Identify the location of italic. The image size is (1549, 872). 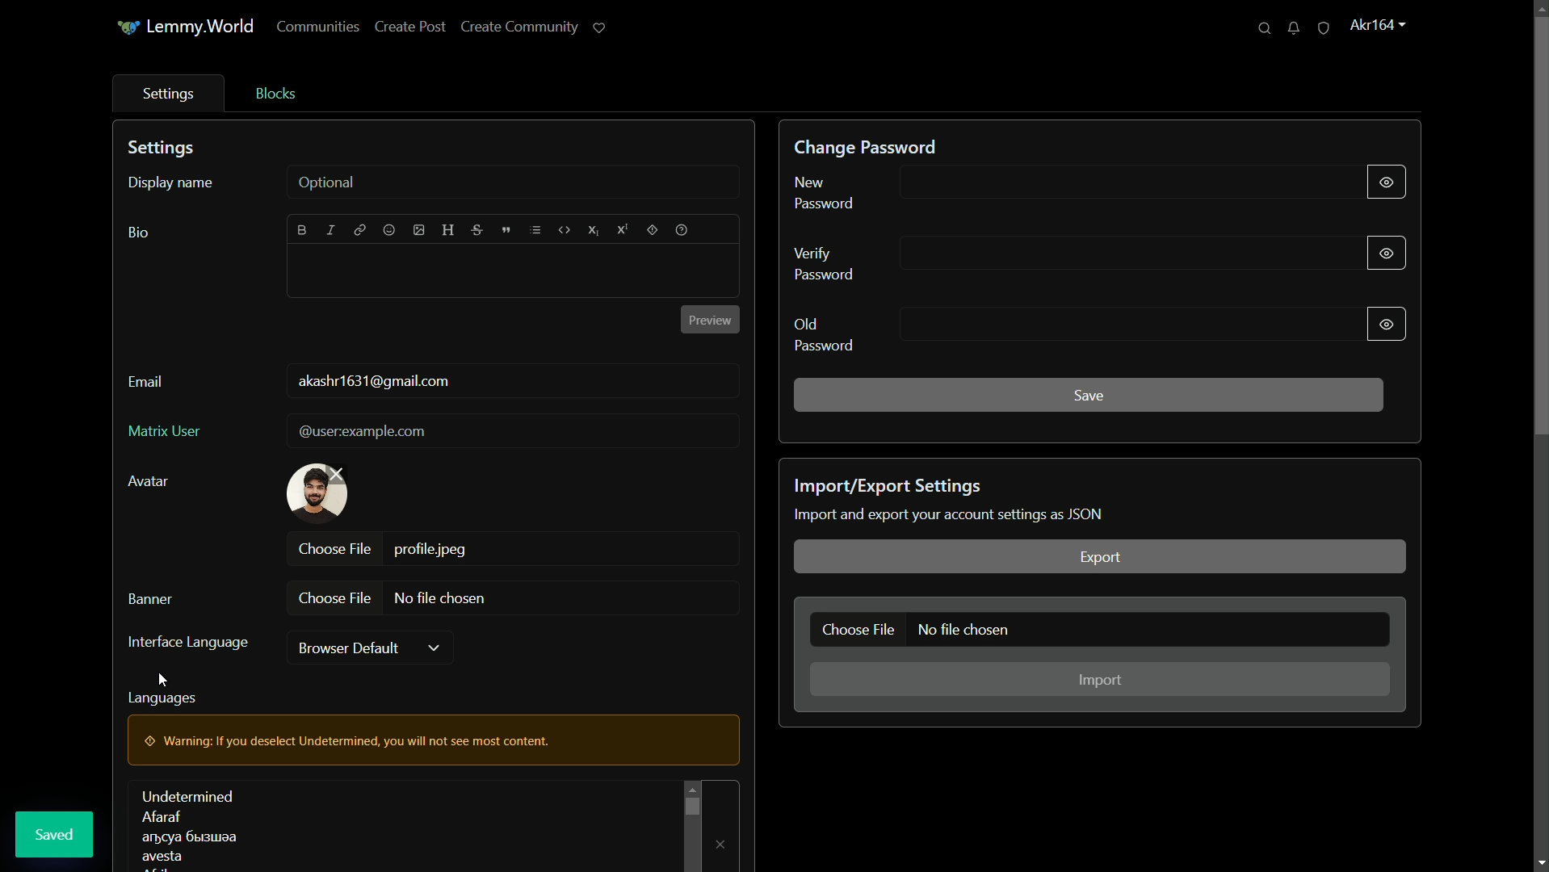
(333, 229).